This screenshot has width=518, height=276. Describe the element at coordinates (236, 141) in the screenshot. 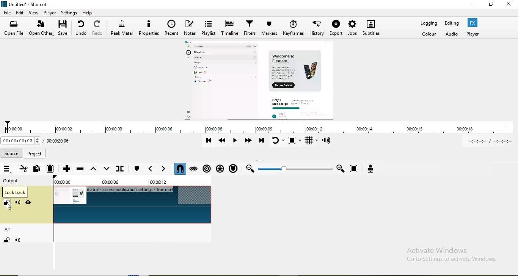

I see `Toggle play or pause` at that location.